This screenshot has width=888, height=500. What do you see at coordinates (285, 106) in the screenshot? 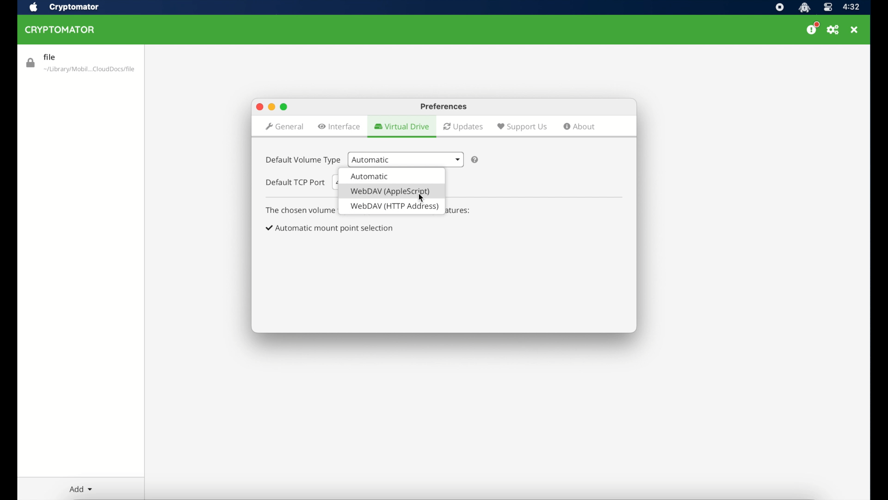
I see `maximize` at bounding box center [285, 106].